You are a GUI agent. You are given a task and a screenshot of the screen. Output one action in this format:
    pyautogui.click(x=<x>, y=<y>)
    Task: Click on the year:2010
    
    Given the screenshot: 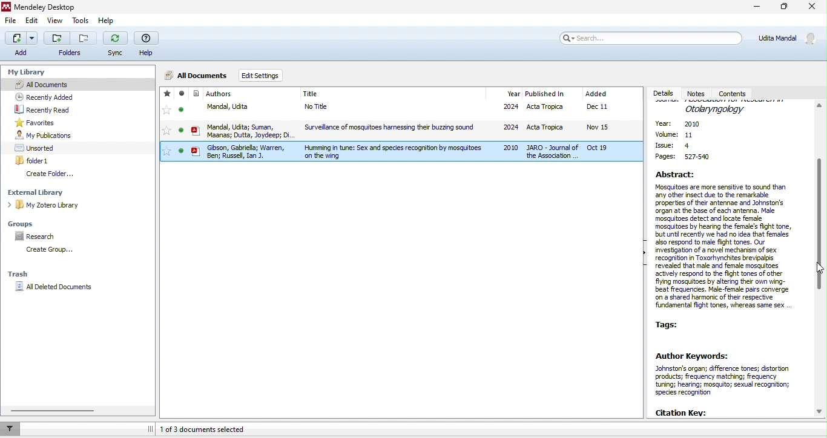 What is the action you would take?
    pyautogui.click(x=684, y=125)
    